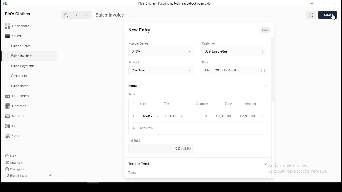 The width and height of the screenshot is (342, 192). What do you see at coordinates (17, 97) in the screenshot?
I see `purchases` at bounding box center [17, 97].